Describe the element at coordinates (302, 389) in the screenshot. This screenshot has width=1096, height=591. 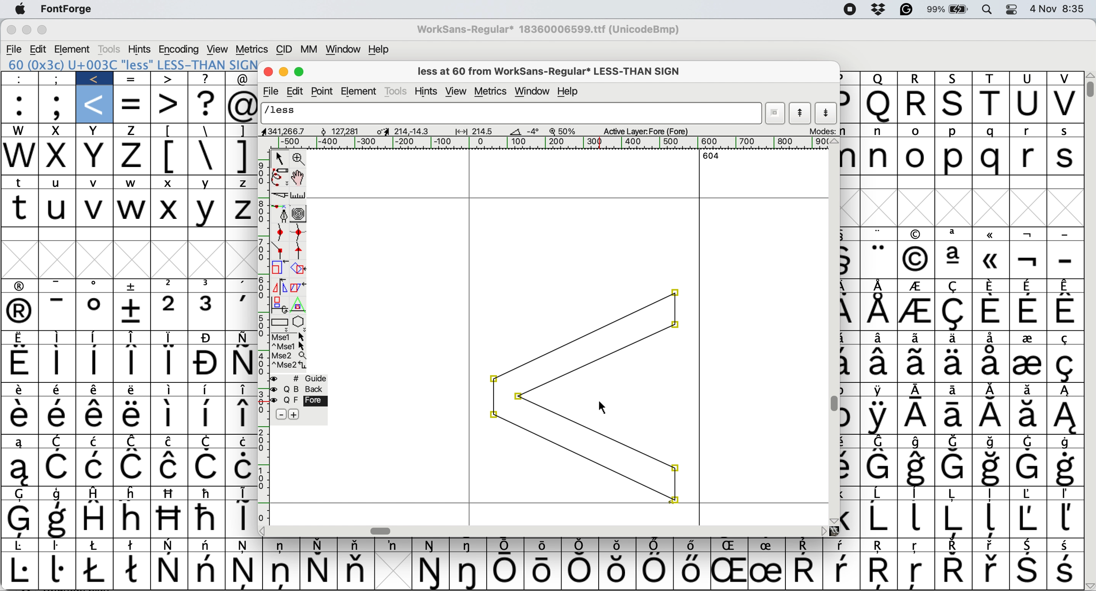
I see `back` at that location.